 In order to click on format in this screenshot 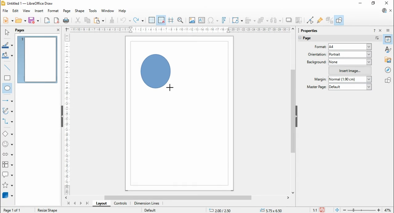, I will do `click(54, 11)`.